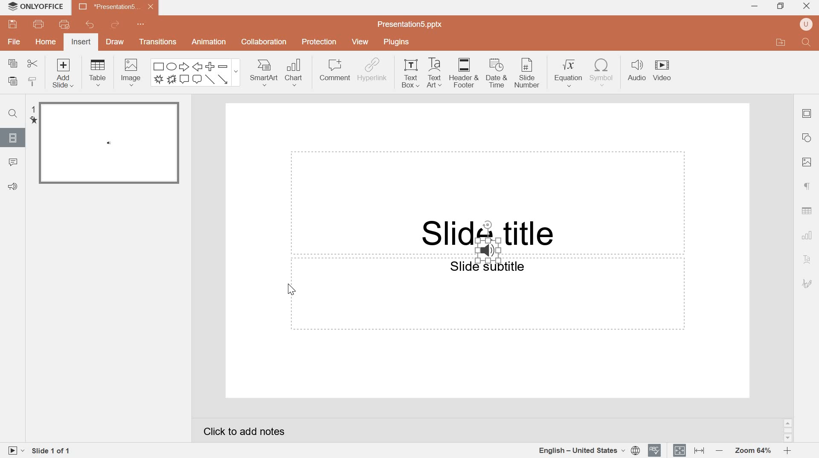 The image size is (819, 458). Describe the element at coordinates (39, 24) in the screenshot. I see `print` at that location.